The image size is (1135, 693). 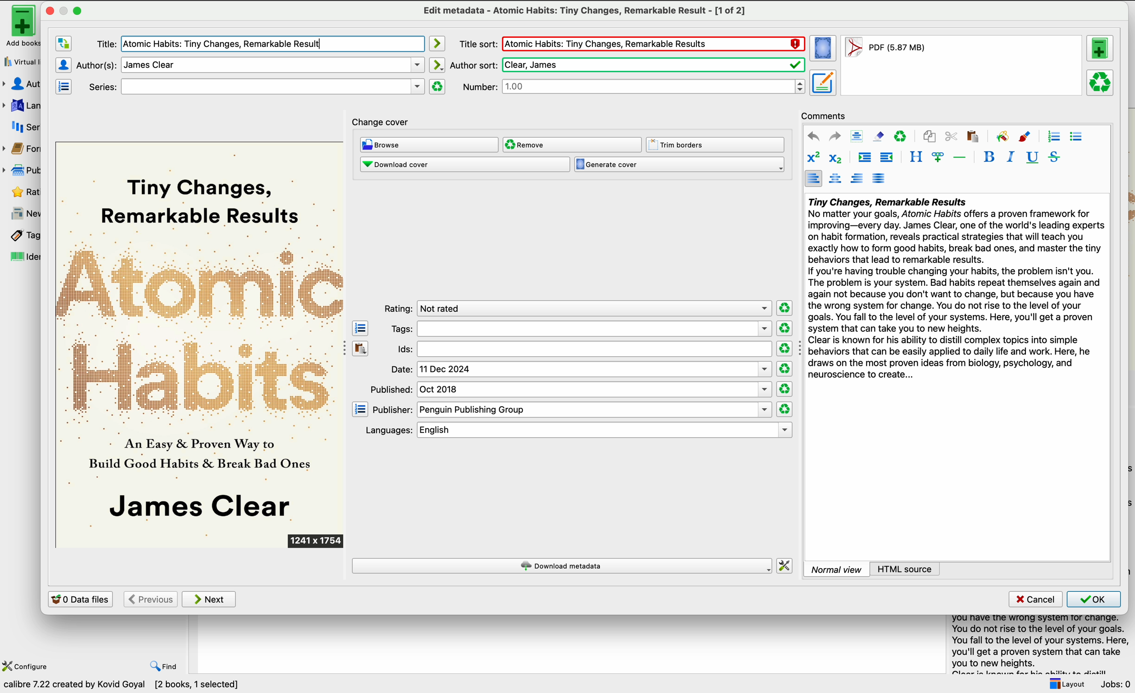 I want to click on copy, so click(x=930, y=135).